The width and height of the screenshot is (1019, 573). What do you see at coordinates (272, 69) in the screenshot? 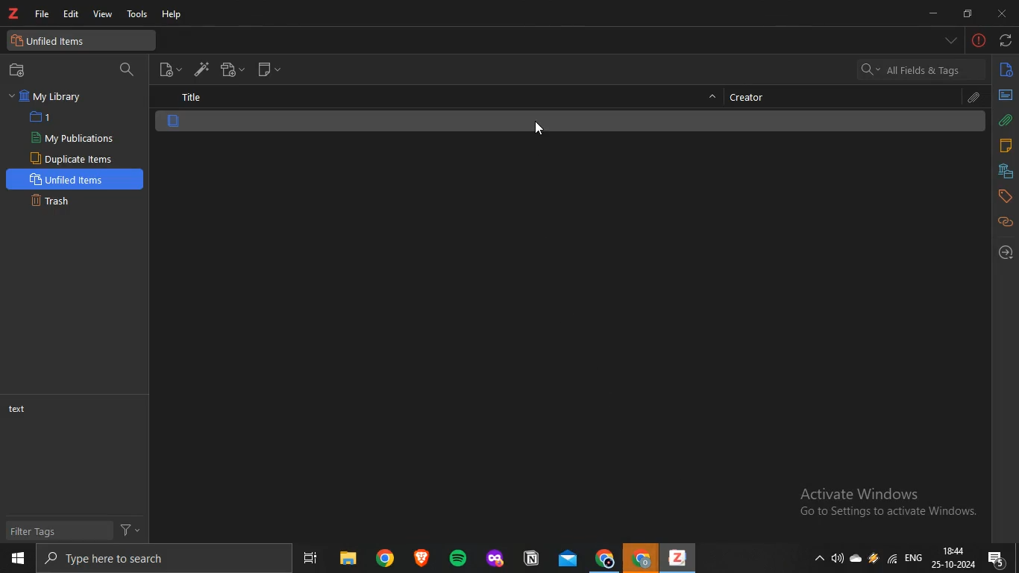
I see `new note` at bounding box center [272, 69].